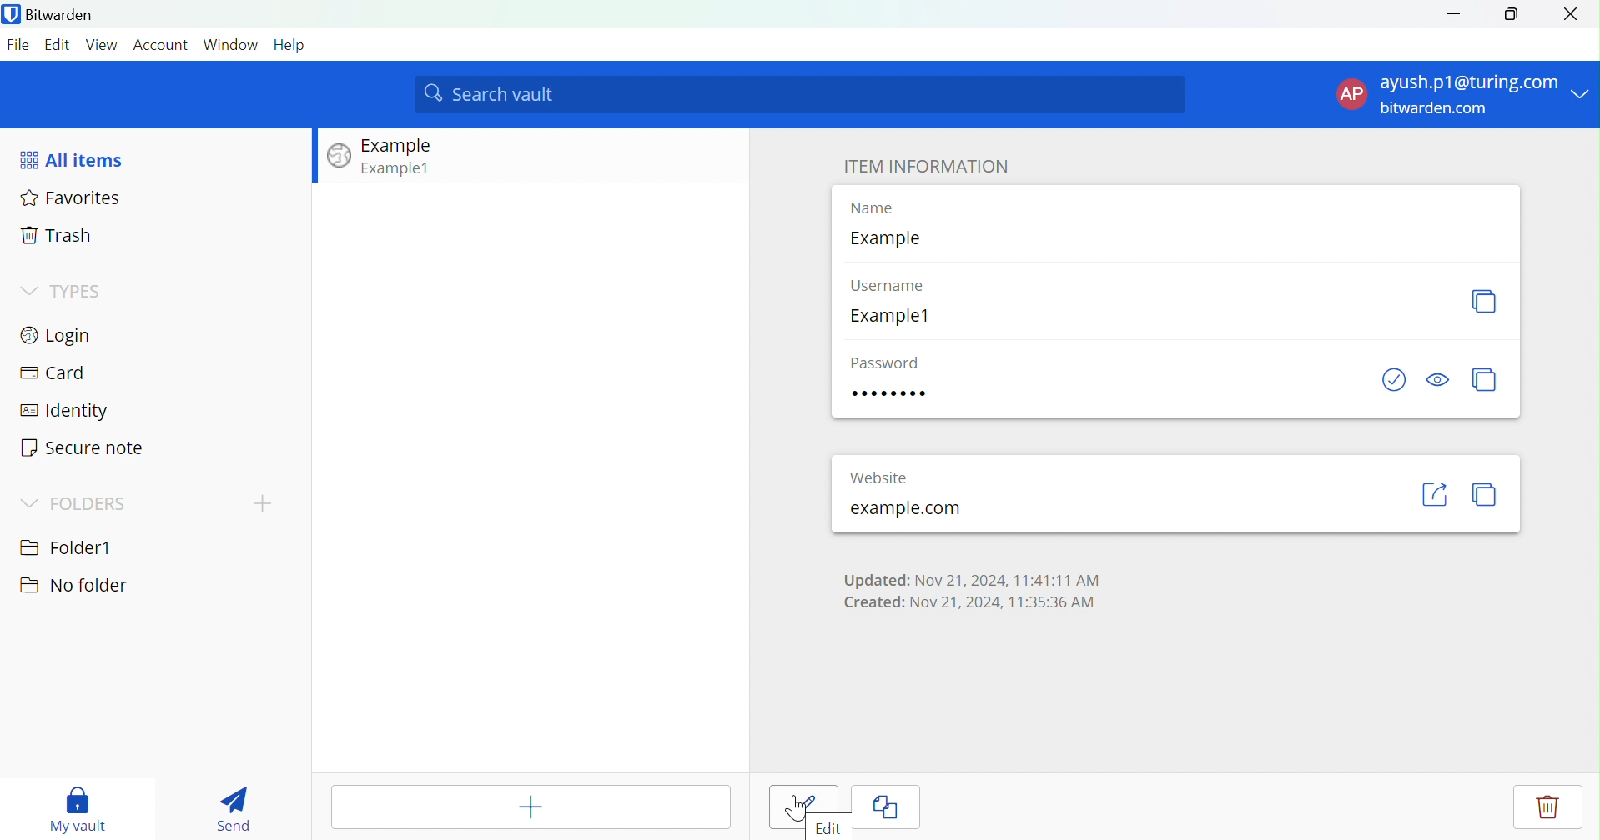  Describe the element at coordinates (894, 393) in the screenshot. I see `Password` at that location.